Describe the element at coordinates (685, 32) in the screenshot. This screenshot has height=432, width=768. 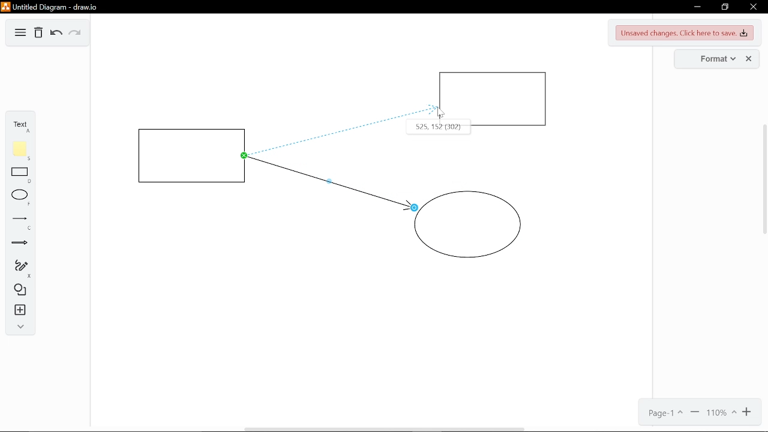
I see `Unsaved changes. Click here to save` at that location.